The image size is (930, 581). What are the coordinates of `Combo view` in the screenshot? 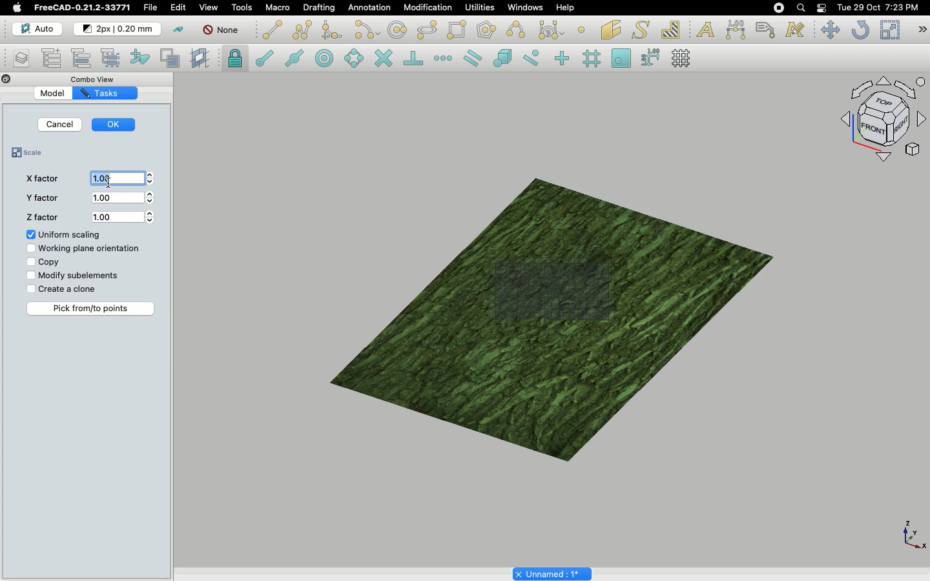 It's located at (96, 77).